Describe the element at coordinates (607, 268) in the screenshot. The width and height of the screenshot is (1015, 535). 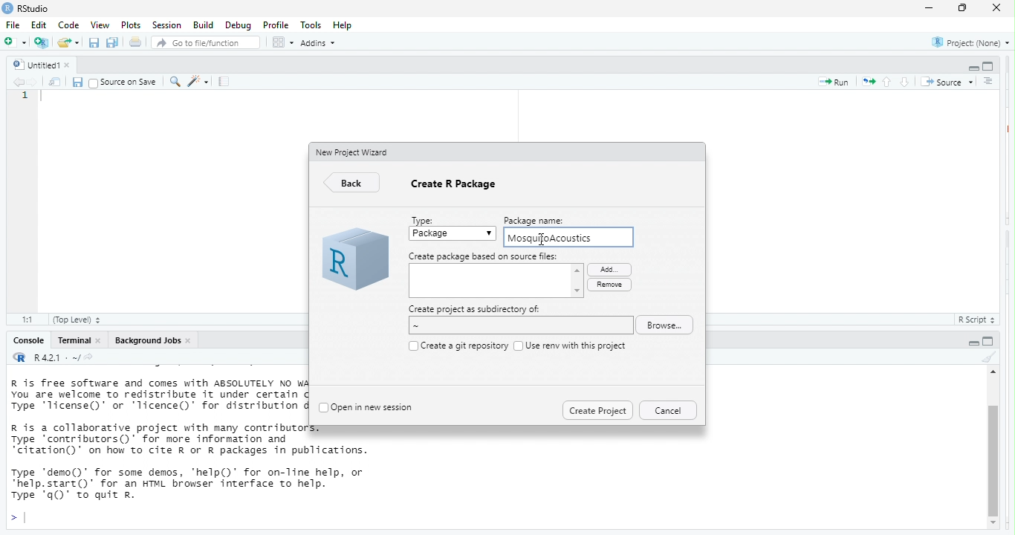
I see ` Add.` at that location.